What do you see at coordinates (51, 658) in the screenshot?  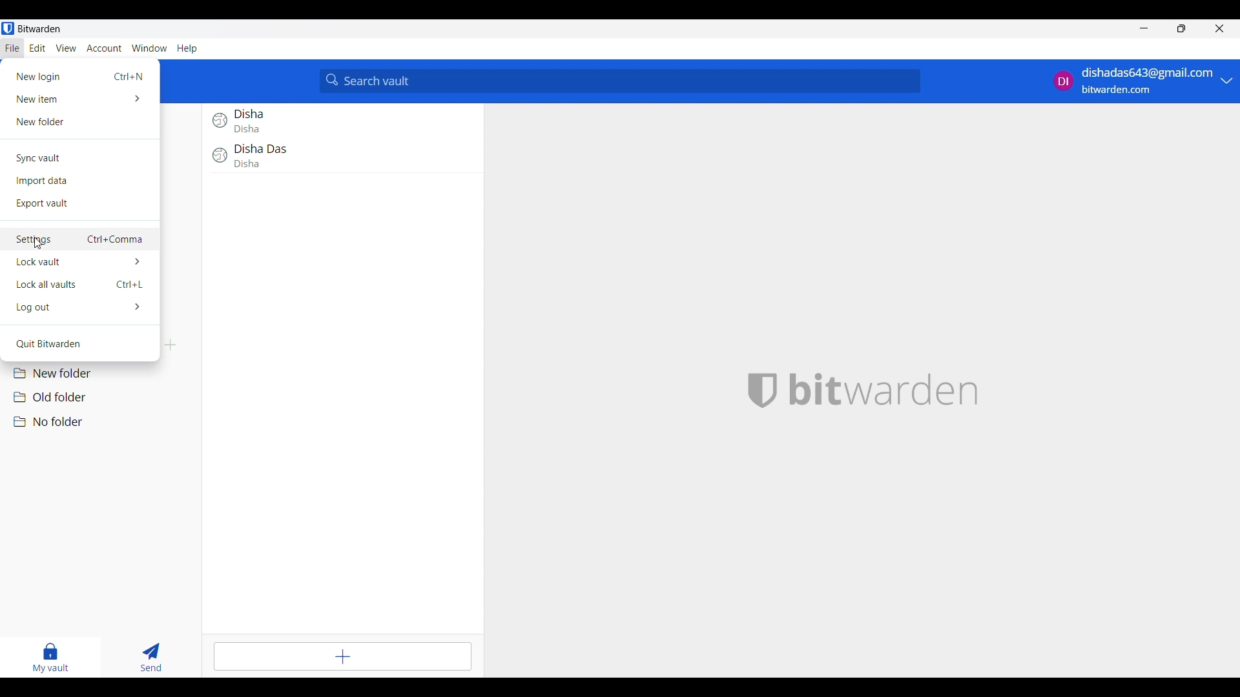 I see `My vault` at bounding box center [51, 658].